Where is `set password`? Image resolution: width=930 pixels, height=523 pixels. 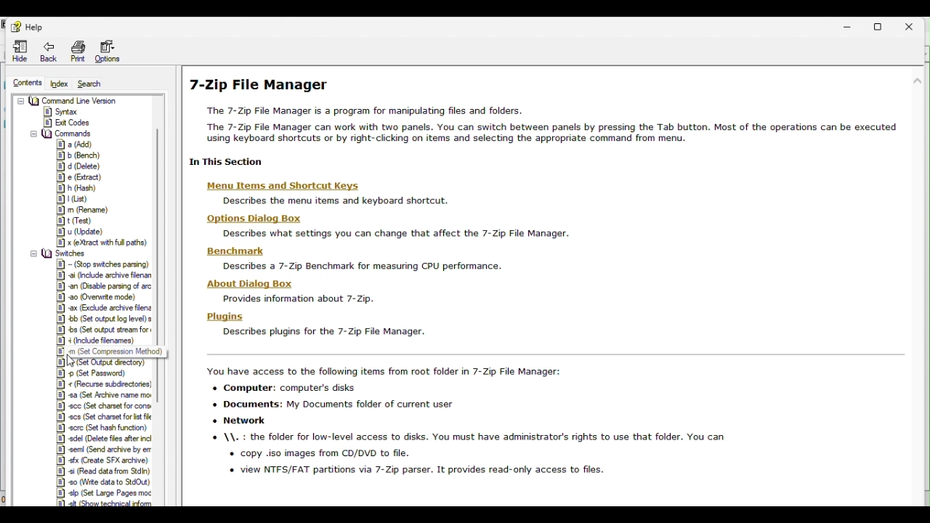 set password is located at coordinates (96, 373).